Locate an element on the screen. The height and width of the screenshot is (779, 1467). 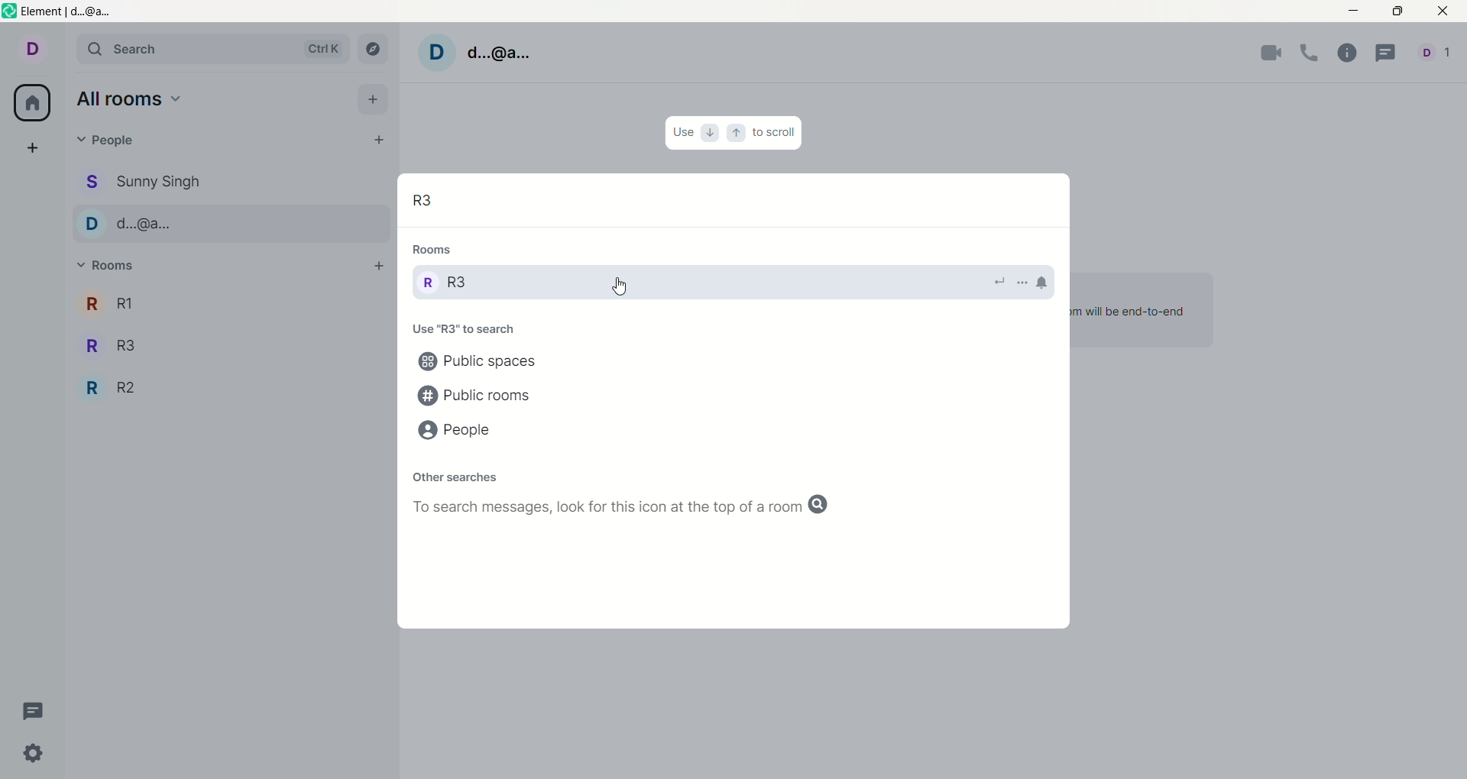
other searches is located at coordinates (455, 474).